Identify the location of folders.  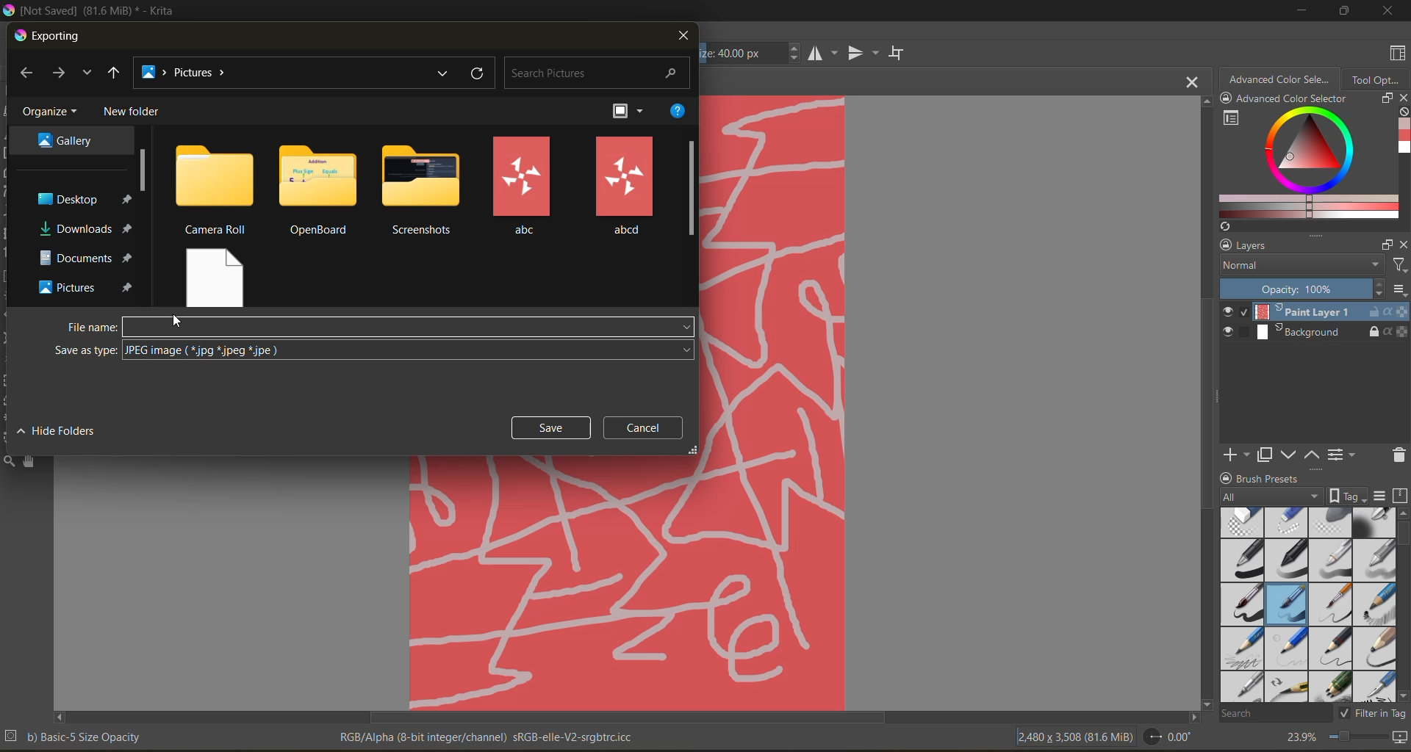
(218, 275).